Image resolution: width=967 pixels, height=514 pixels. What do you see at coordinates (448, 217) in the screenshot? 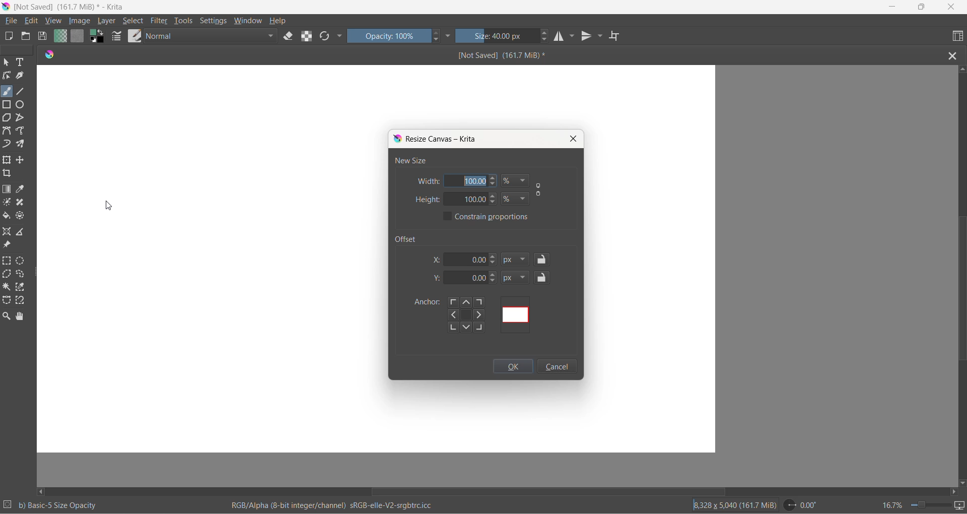
I see `constant proportions checkbox` at bounding box center [448, 217].